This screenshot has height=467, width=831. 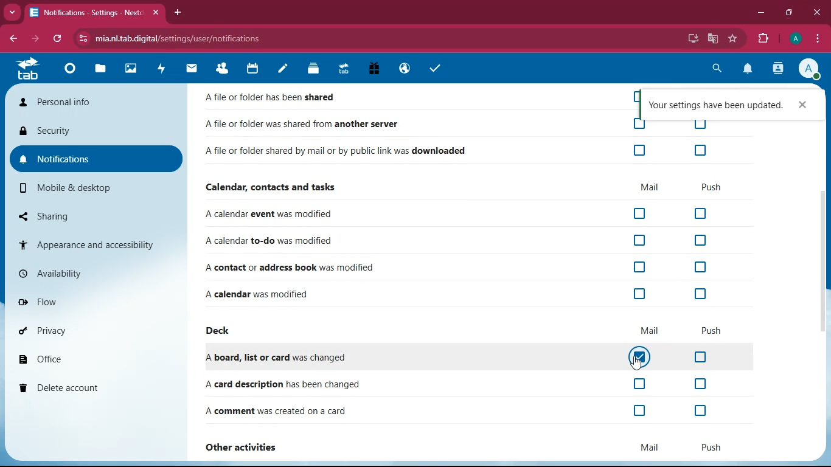 I want to click on calendar, so click(x=252, y=70).